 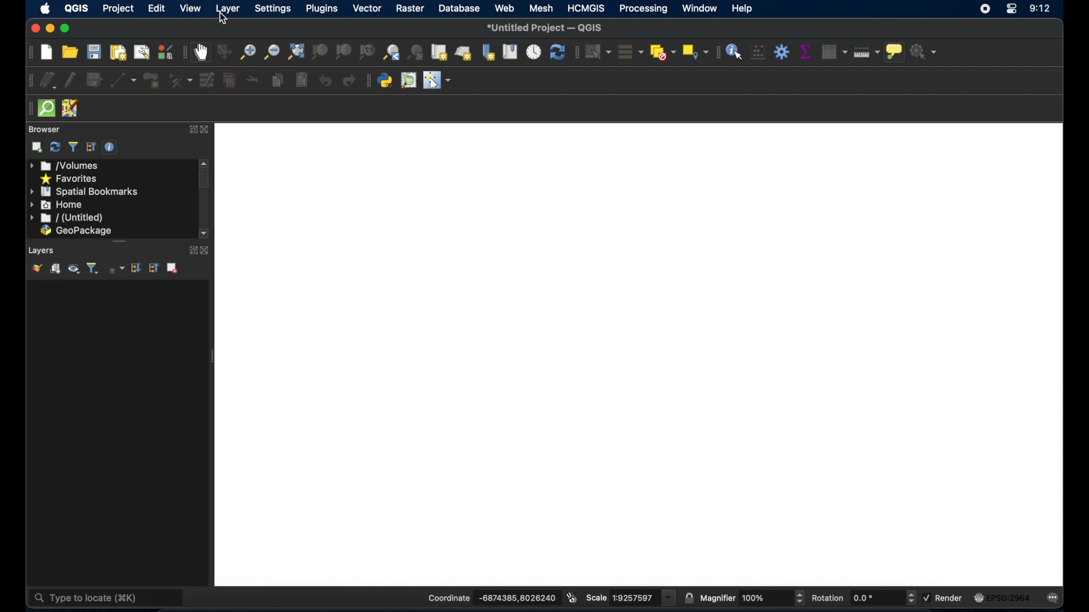 What do you see at coordinates (663, 50) in the screenshot?
I see `deselect features` at bounding box center [663, 50].